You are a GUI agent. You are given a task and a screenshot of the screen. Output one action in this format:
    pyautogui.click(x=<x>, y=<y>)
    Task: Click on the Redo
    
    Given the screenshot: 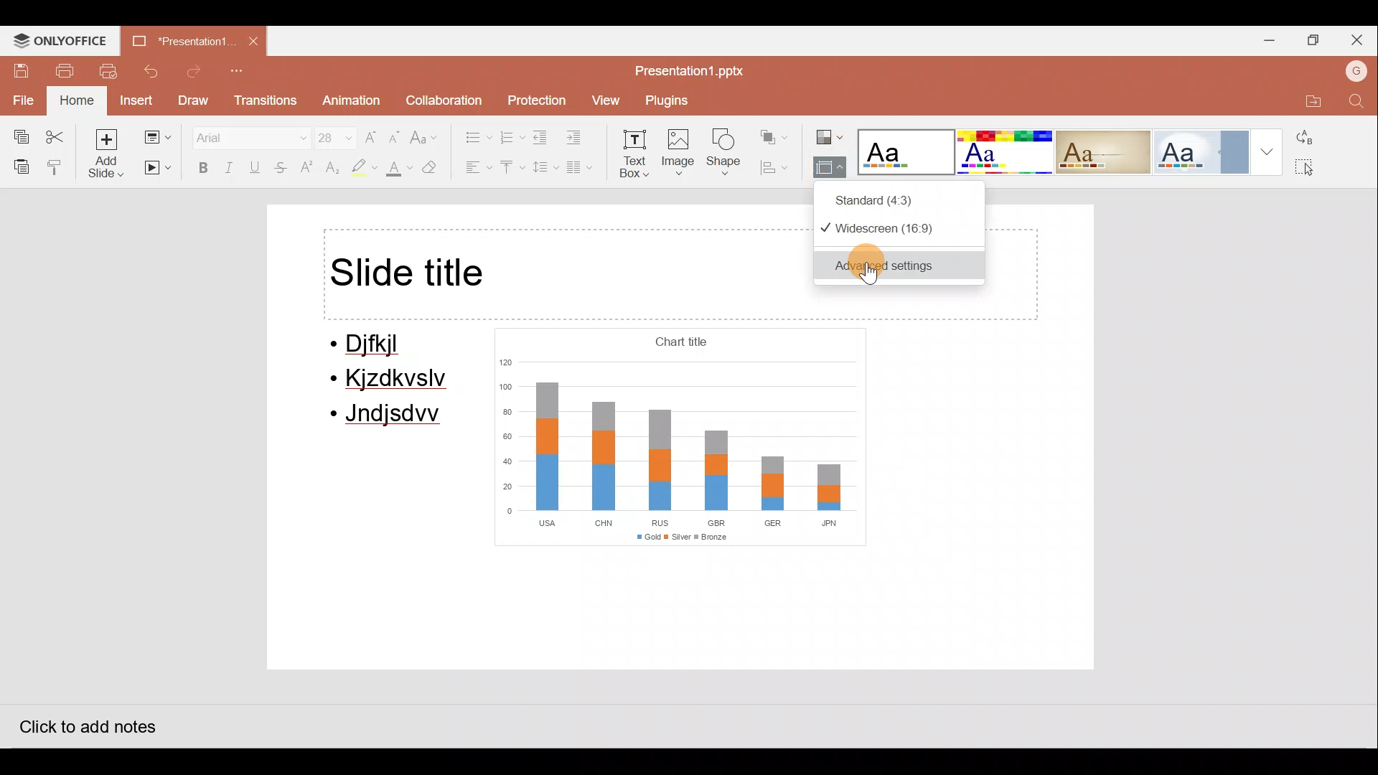 What is the action you would take?
    pyautogui.click(x=194, y=72)
    